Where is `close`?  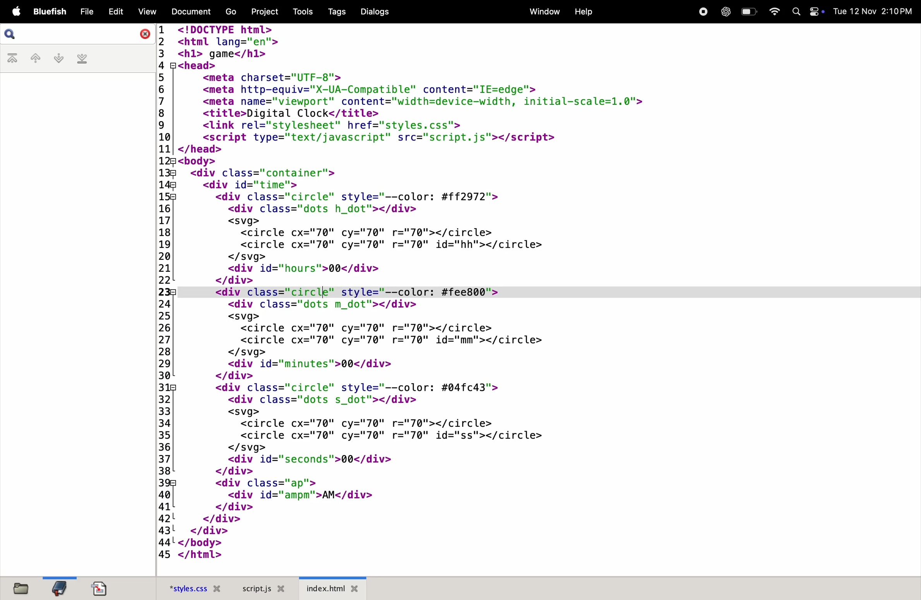 close is located at coordinates (143, 33).